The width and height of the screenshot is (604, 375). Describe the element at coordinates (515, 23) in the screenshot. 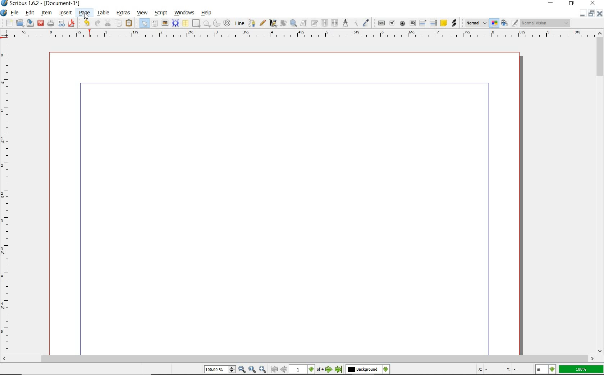

I see `Edit in preview mode` at that location.